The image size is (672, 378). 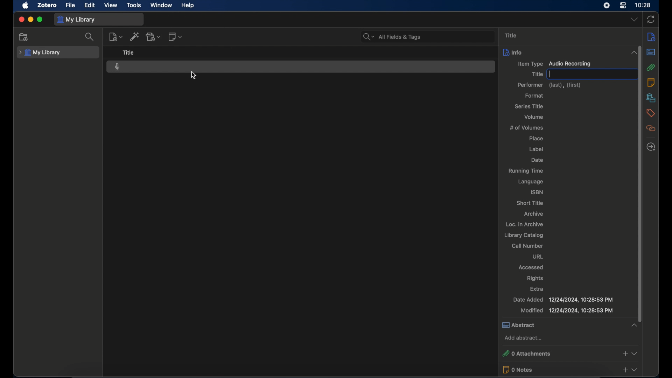 I want to click on rights, so click(x=535, y=278).